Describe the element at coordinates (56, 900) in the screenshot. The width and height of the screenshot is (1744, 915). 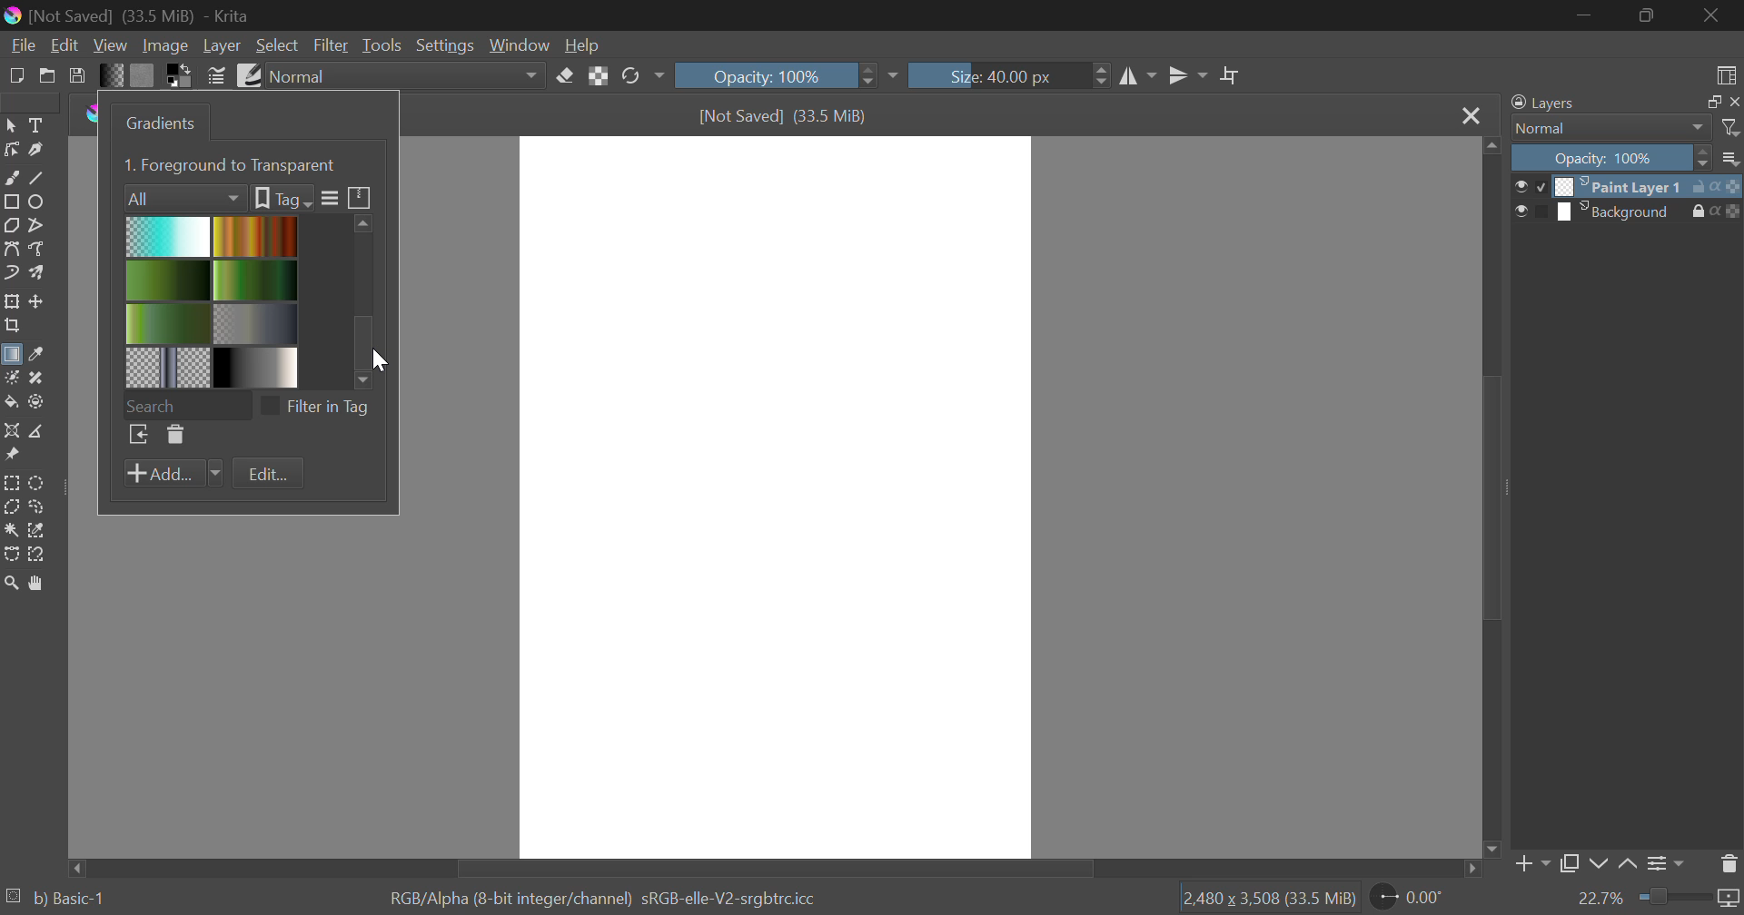
I see `b) Basic-1` at that location.